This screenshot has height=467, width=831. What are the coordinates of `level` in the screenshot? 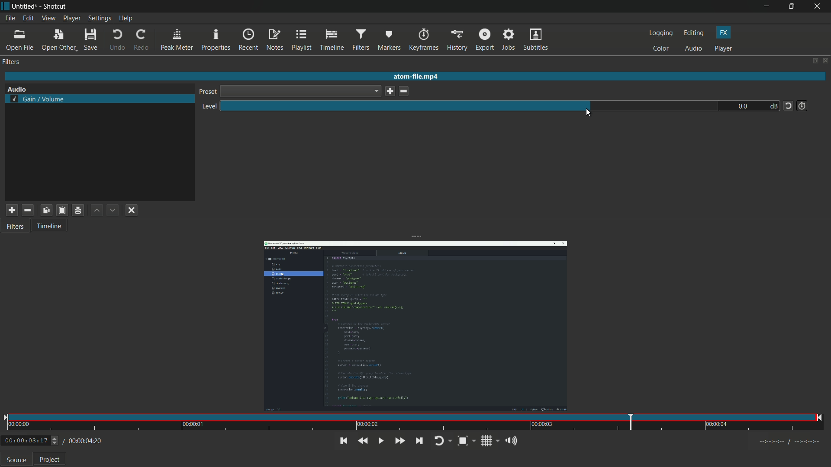 It's located at (209, 107).